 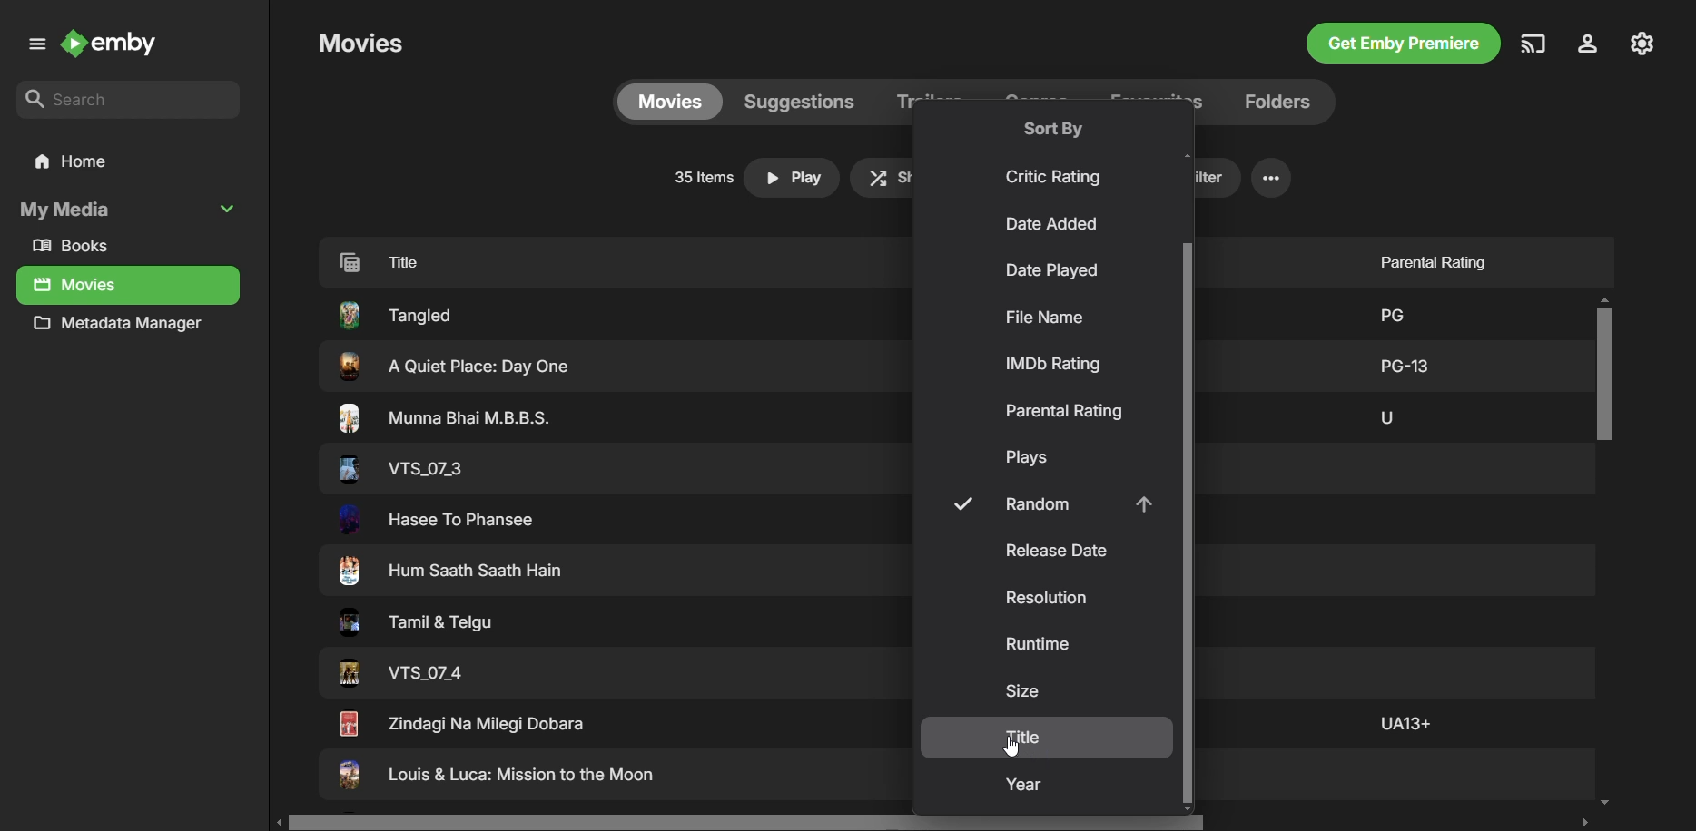 I want to click on , so click(x=449, y=367).